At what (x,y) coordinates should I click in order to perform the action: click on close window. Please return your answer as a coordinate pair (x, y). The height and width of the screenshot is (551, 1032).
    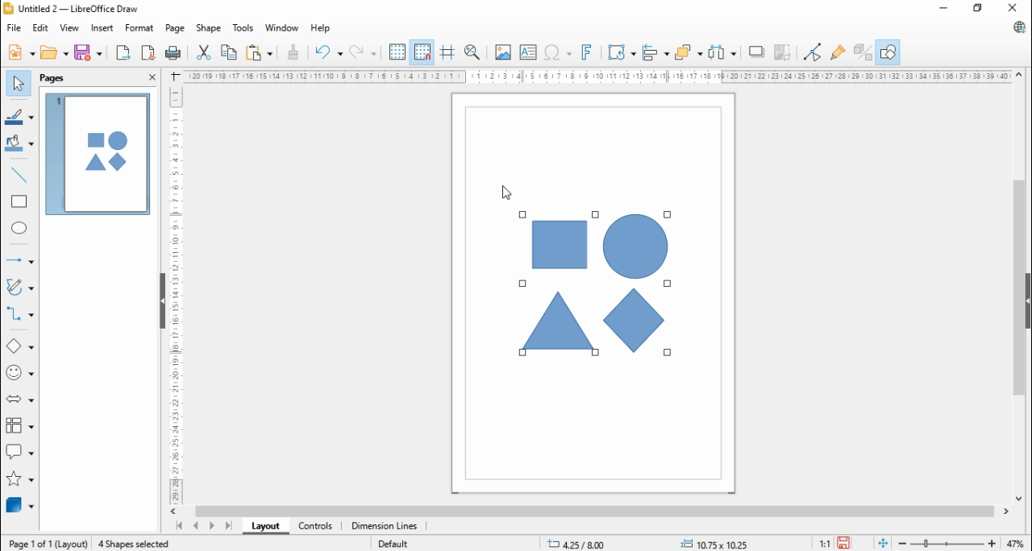
    Looking at the image, I should click on (1016, 7).